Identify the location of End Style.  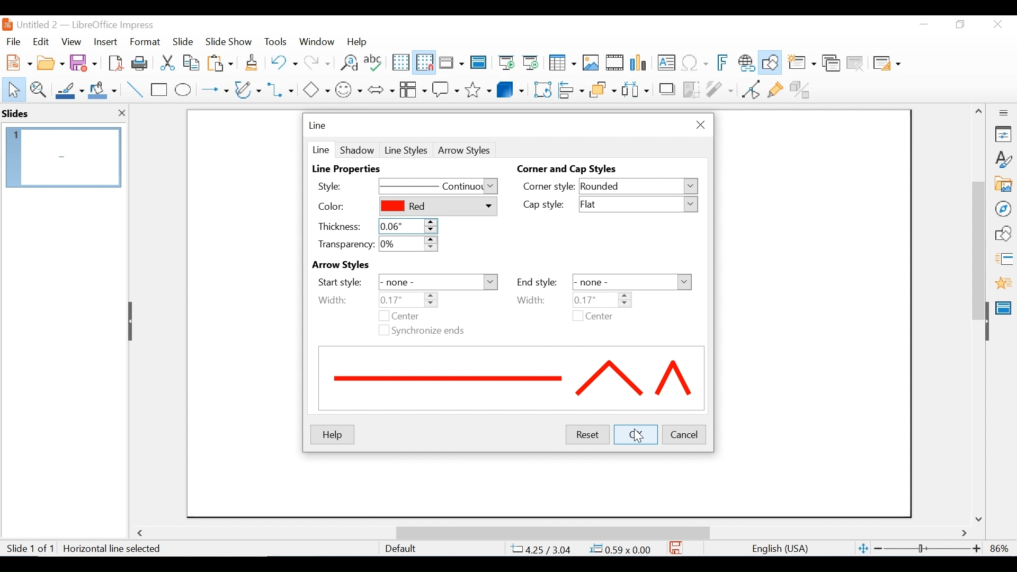
(537, 282).